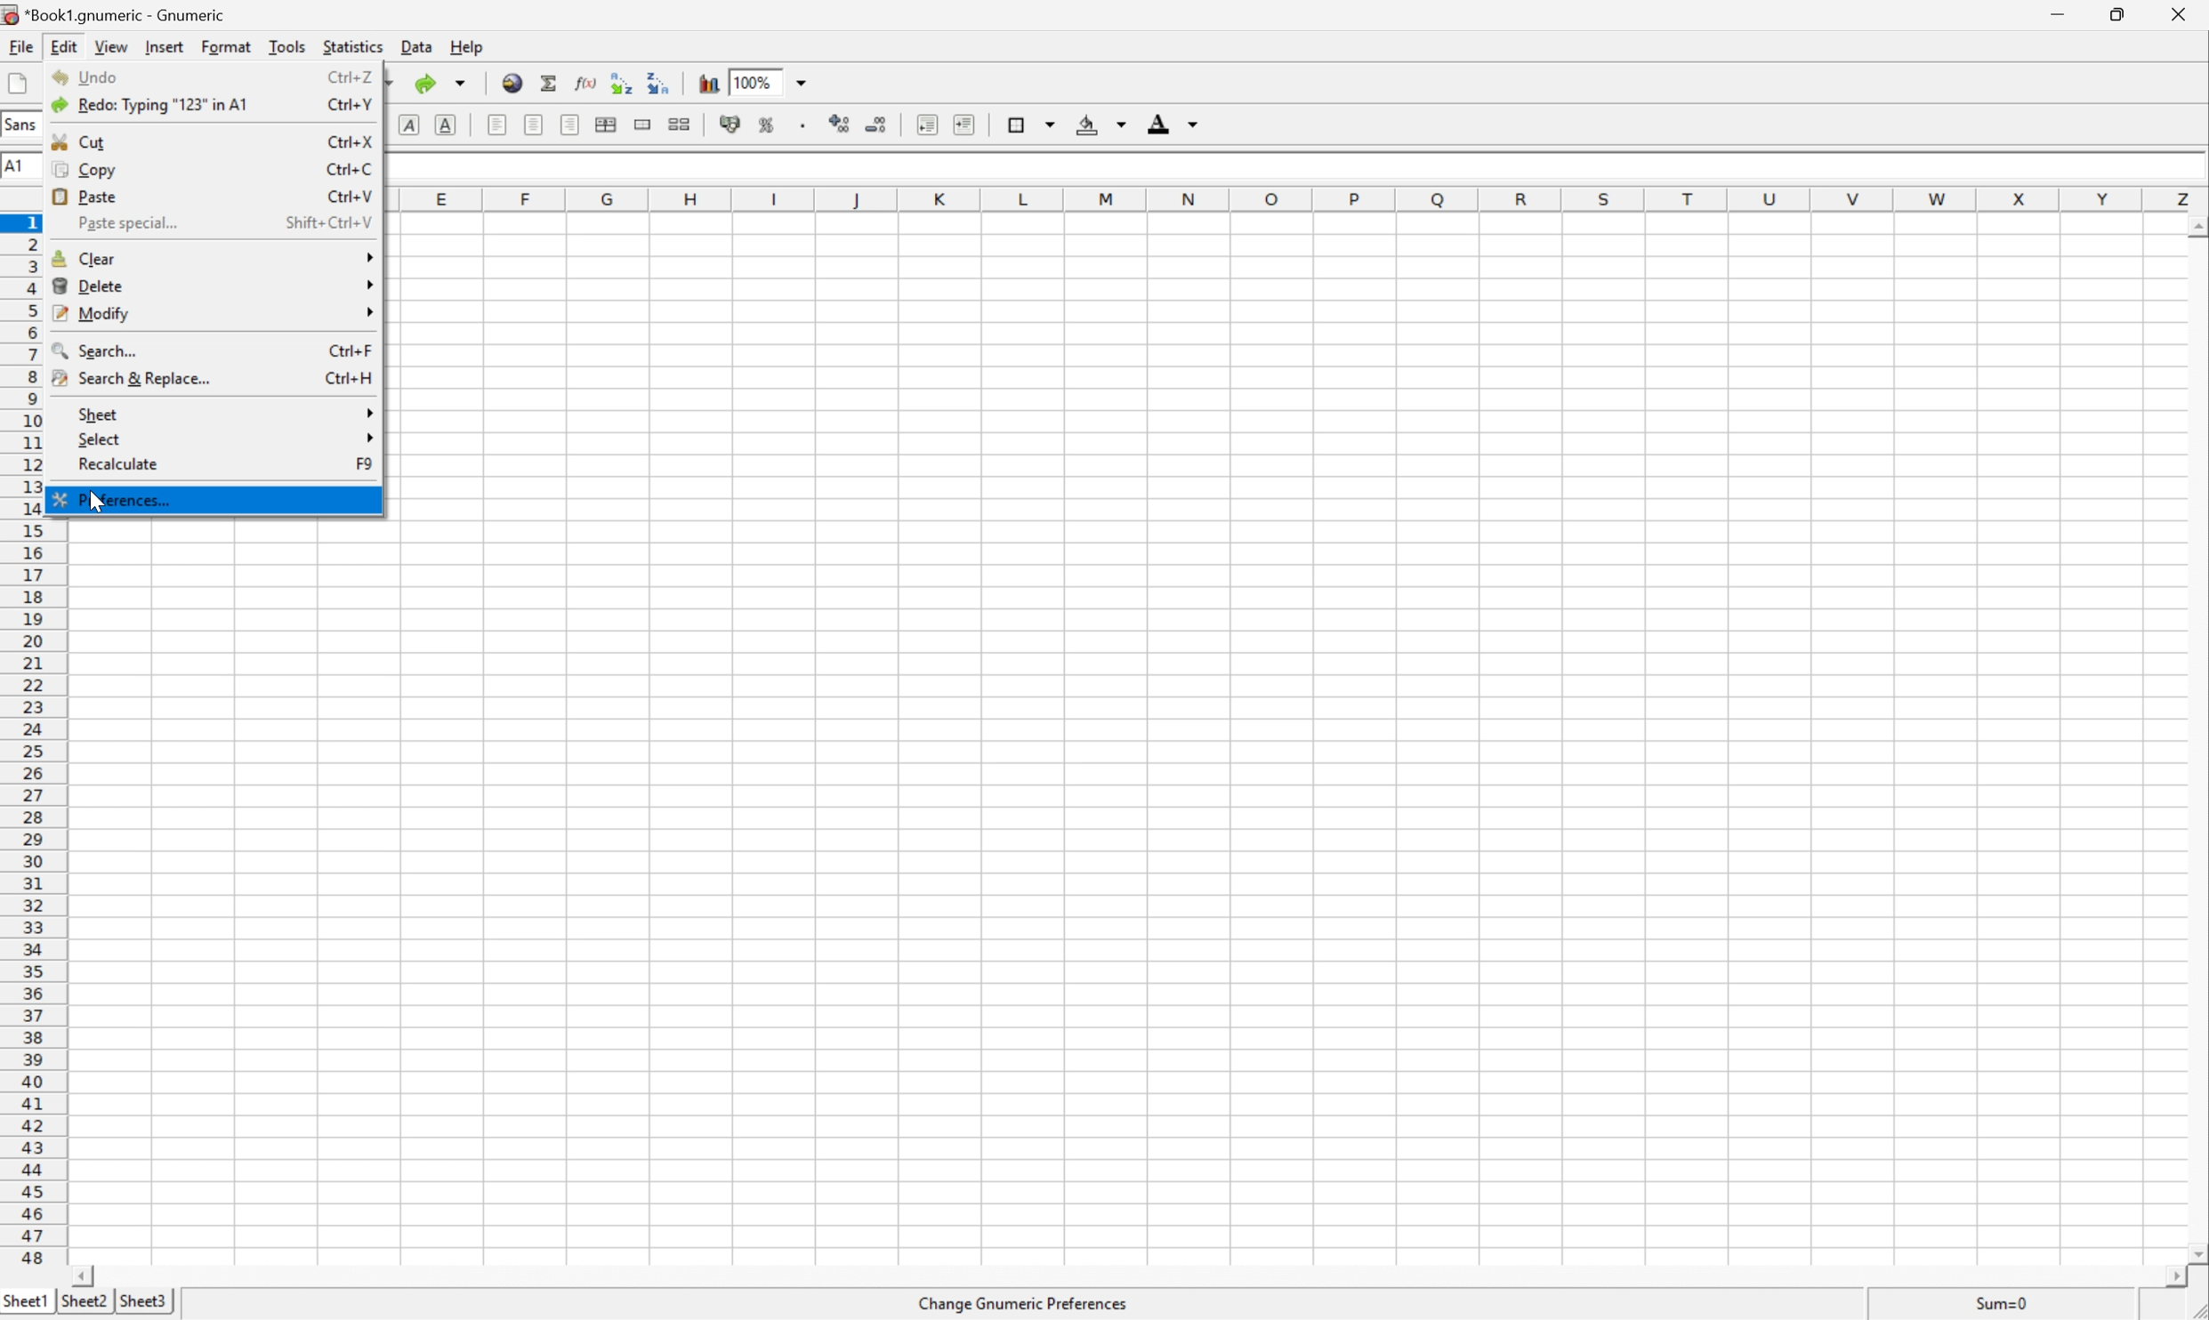 The width and height of the screenshot is (2209, 1320). Describe the element at coordinates (416, 46) in the screenshot. I see `data` at that location.